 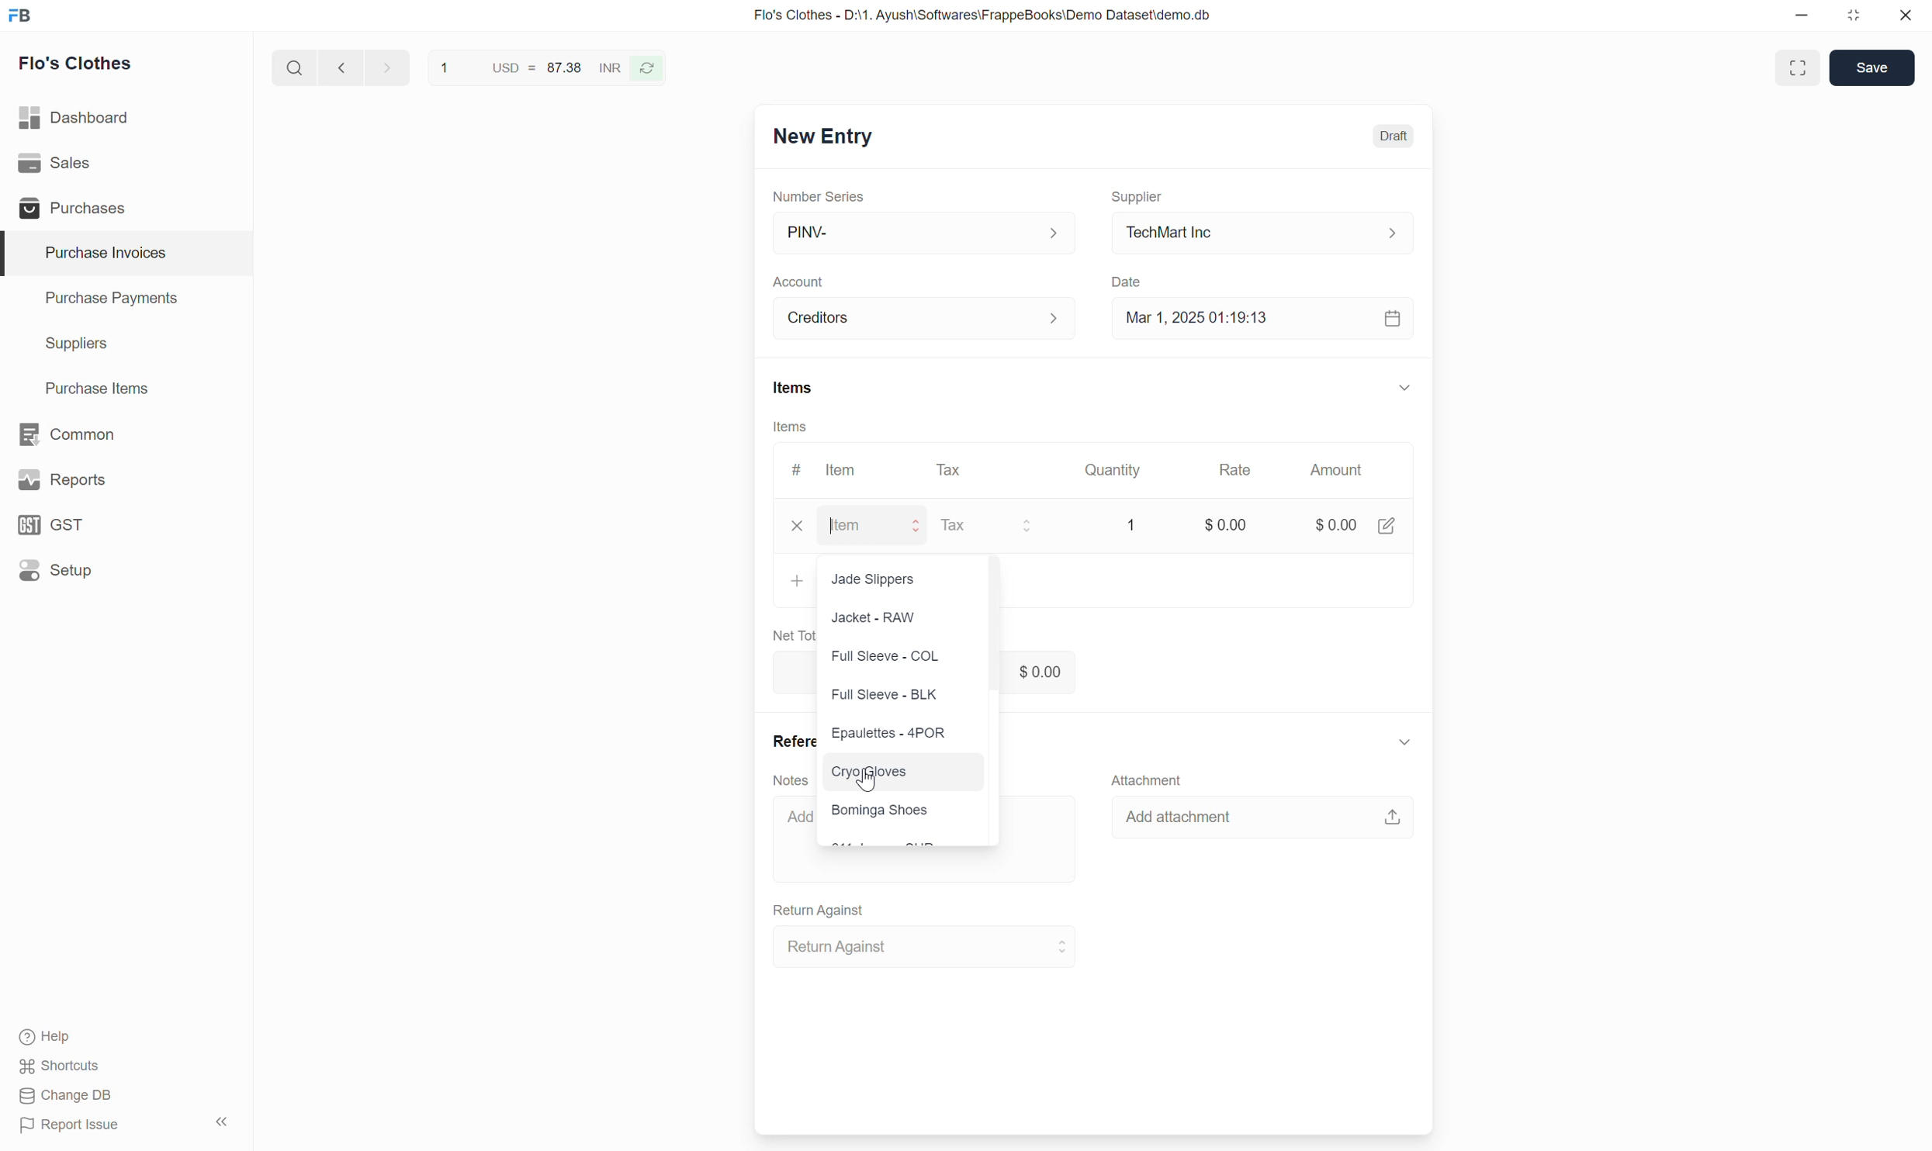 What do you see at coordinates (981, 16) in the screenshot?
I see `Flo's Clothes - D:\1. Ayush\Softwares\FrappeBooks\Demo Dataset\demo.db` at bounding box center [981, 16].